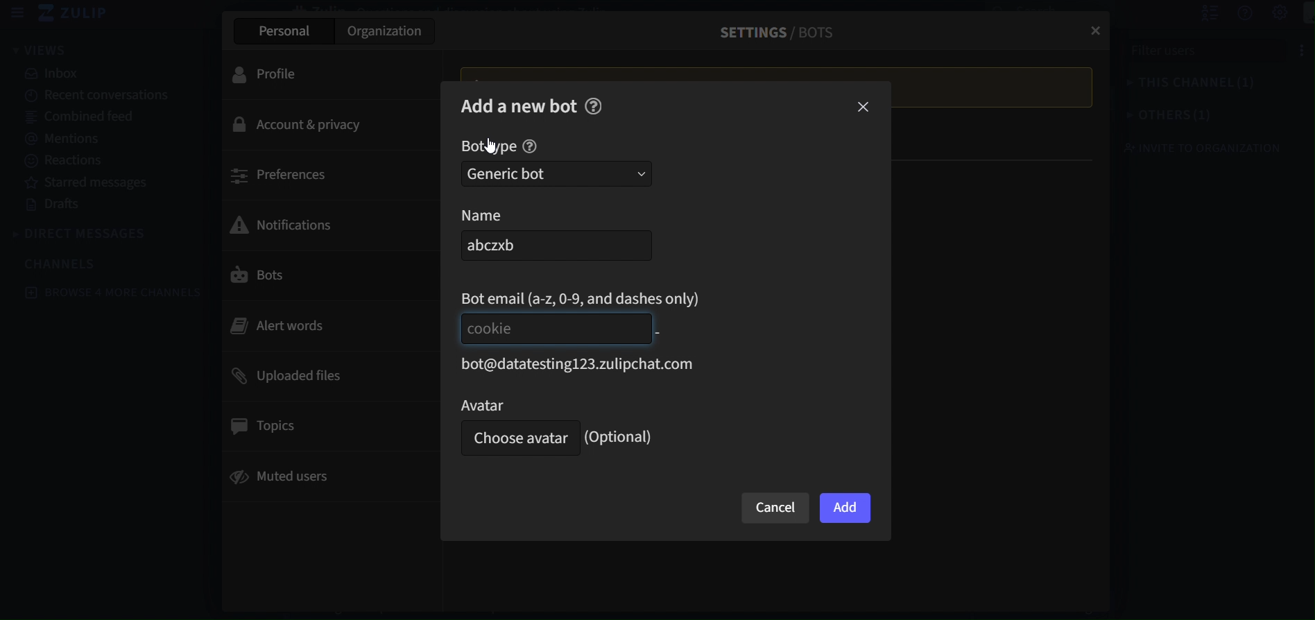 This screenshot has height=620, width=1315. I want to click on browse 4 more channels, so click(116, 292).